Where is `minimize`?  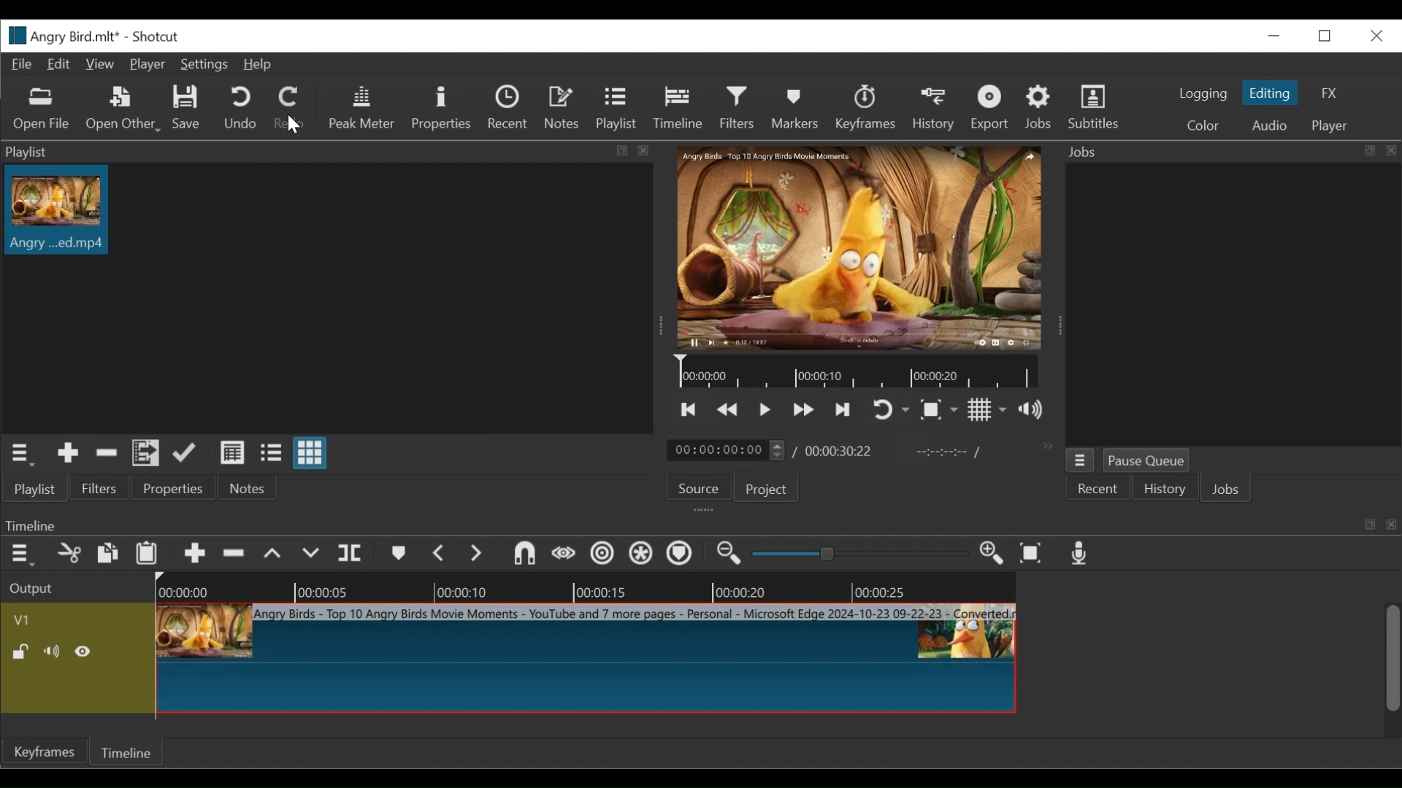 minimize is located at coordinates (1273, 36).